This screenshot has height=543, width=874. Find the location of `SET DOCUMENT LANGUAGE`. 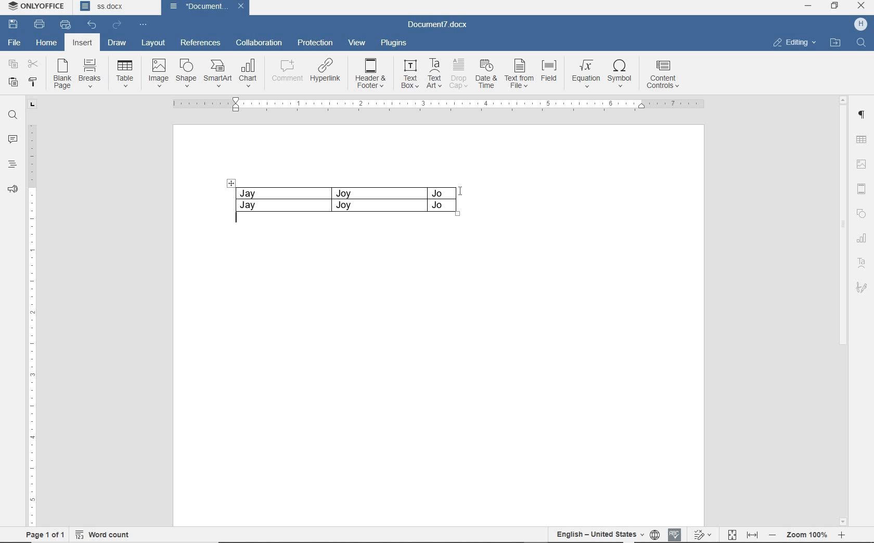

SET DOCUMENT LANGUAGE is located at coordinates (656, 533).